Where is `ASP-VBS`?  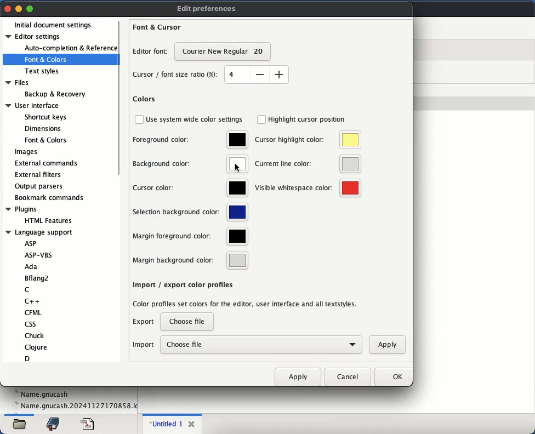 ASP-VBS is located at coordinates (39, 254).